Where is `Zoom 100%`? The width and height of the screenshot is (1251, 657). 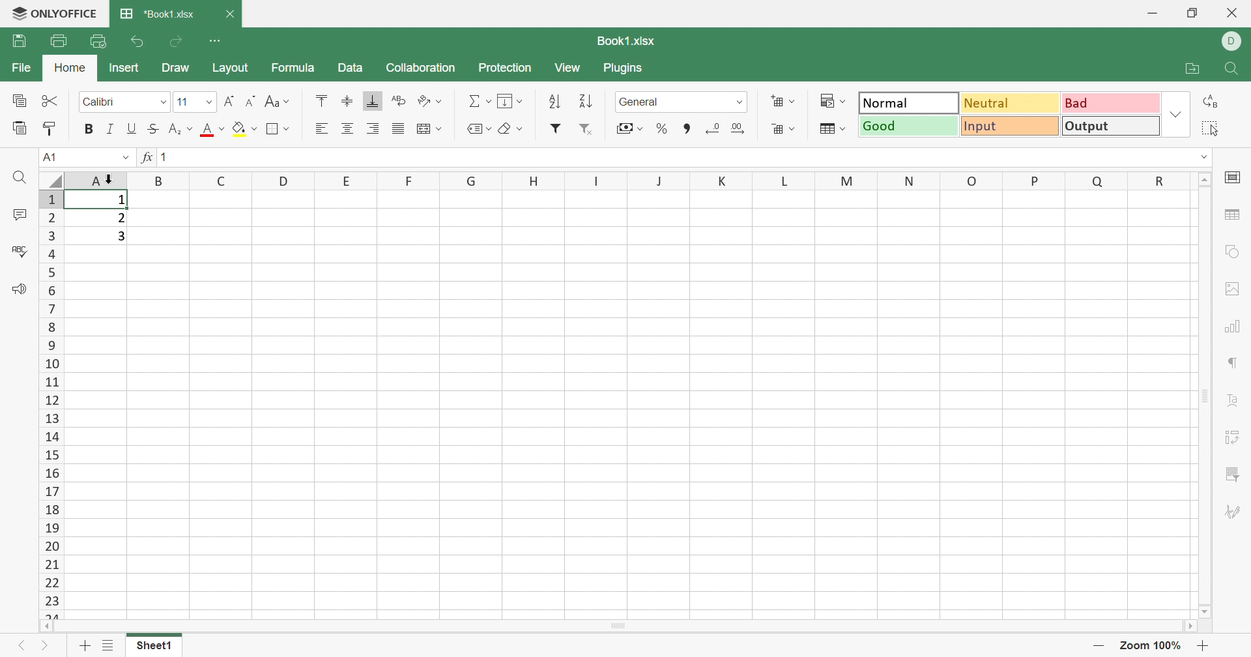
Zoom 100% is located at coordinates (1149, 647).